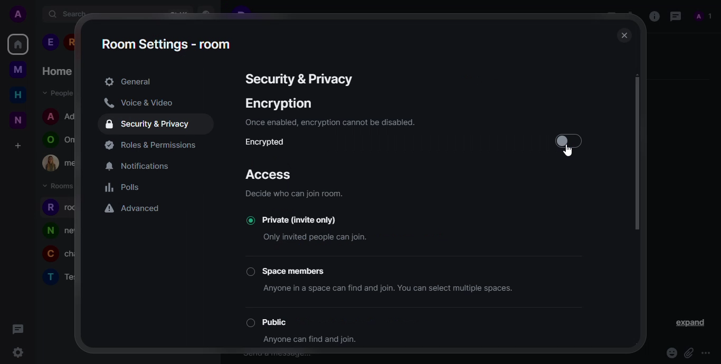  Describe the element at coordinates (566, 141) in the screenshot. I see `enable` at that location.